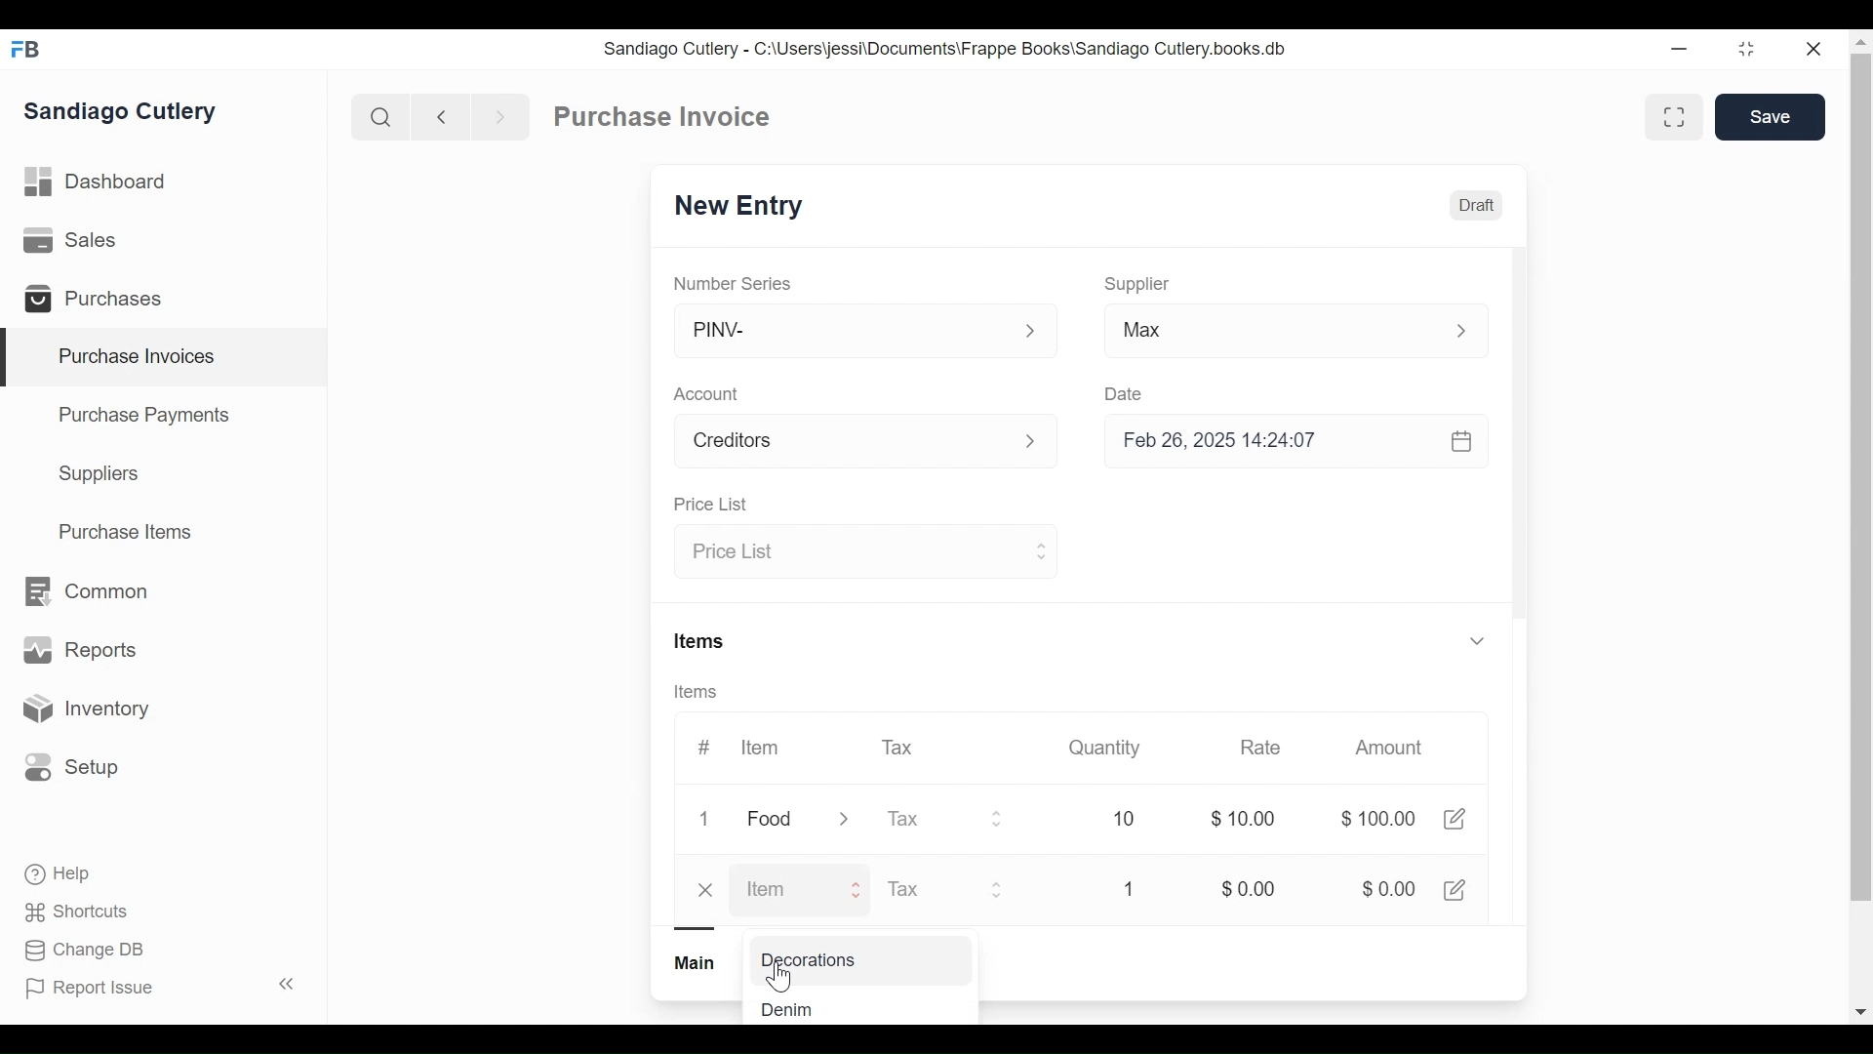 This screenshot has height=1054, width=1873. Describe the element at coordinates (1678, 50) in the screenshot. I see `Minimize` at that location.